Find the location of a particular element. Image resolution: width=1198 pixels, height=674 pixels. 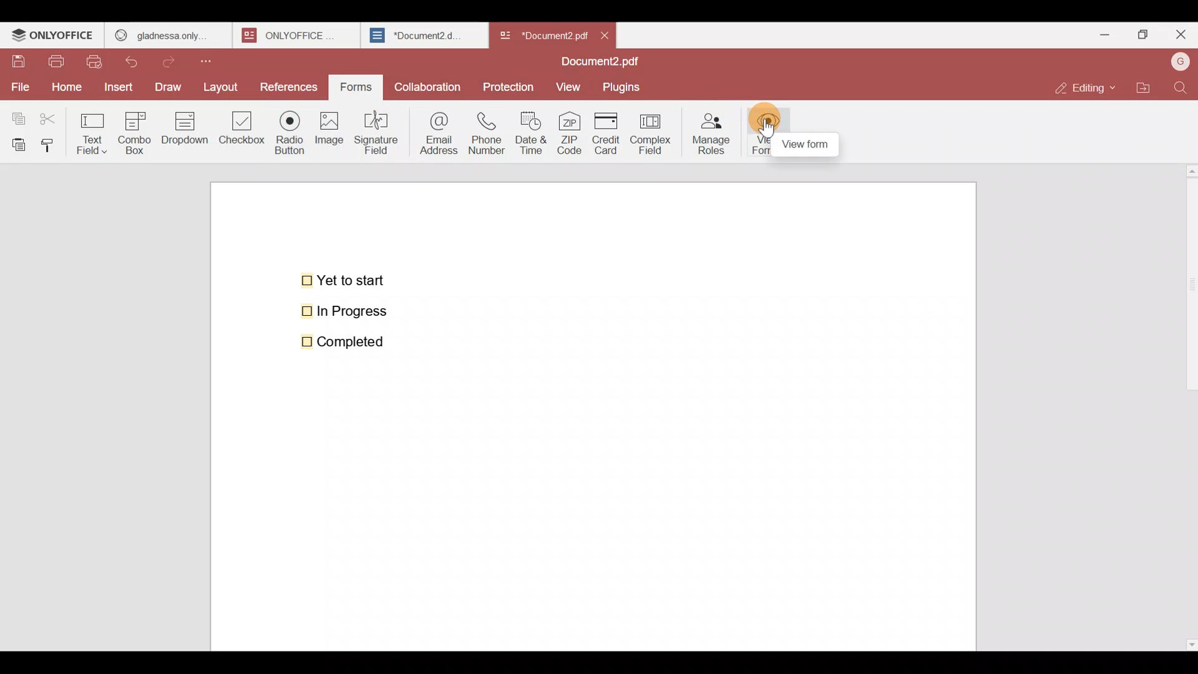

Account name is located at coordinates (1180, 61).